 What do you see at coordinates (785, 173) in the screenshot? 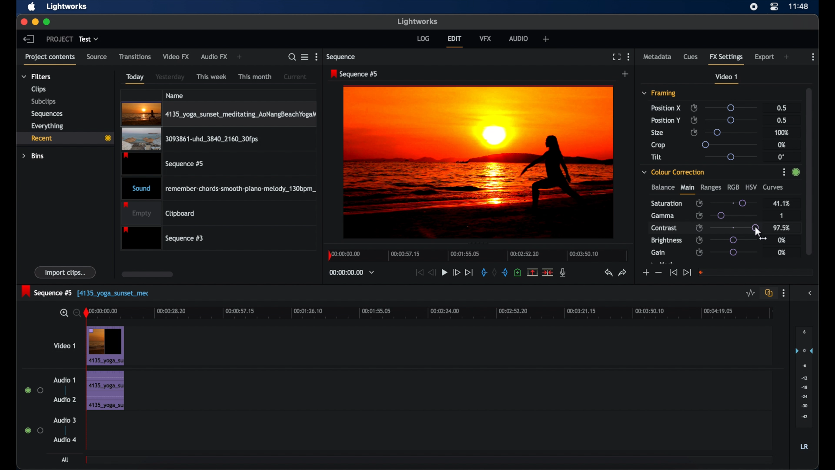
I see `More Options` at bounding box center [785, 173].